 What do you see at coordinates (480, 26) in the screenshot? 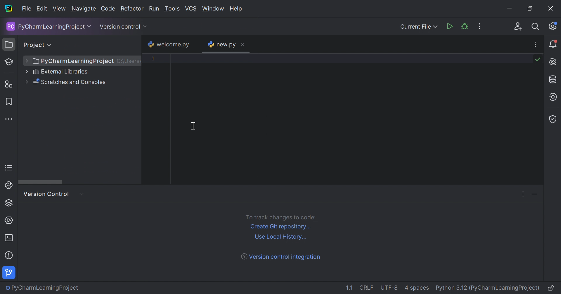
I see `More actions` at bounding box center [480, 26].